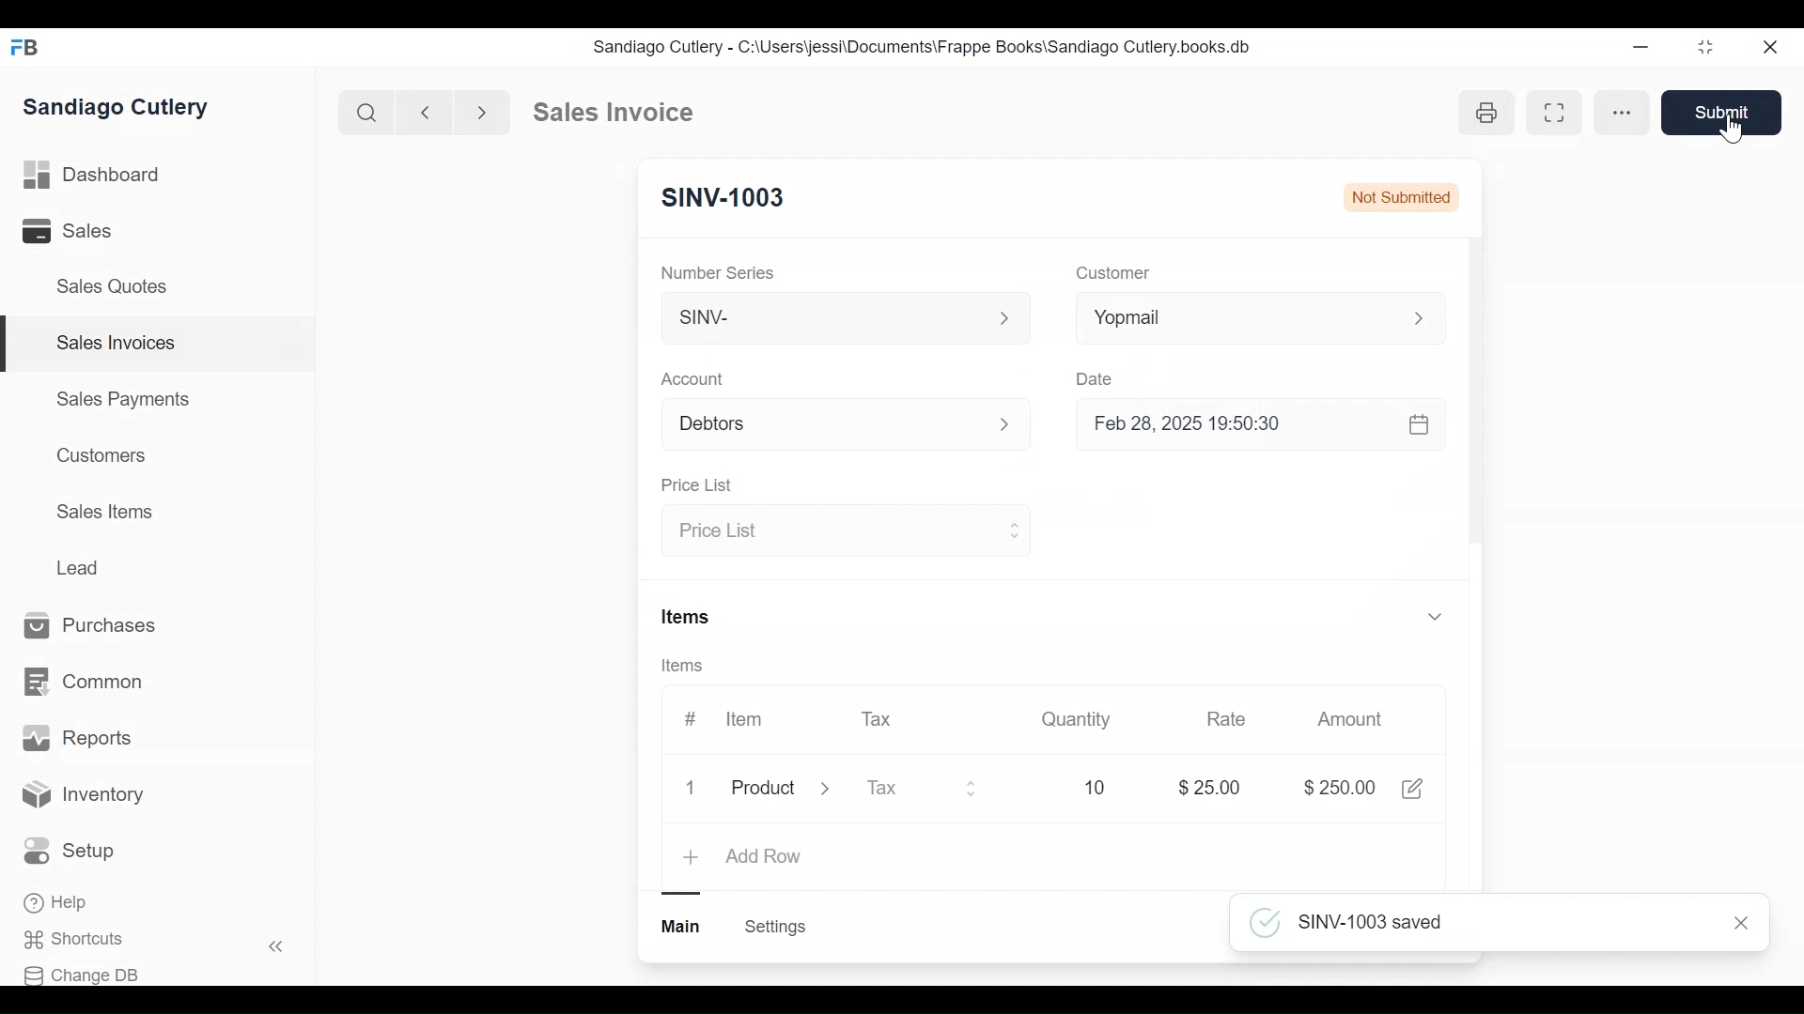 The width and height of the screenshot is (1804, 1014). What do you see at coordinates (77, 738) in the screenshot?
I see `Reports` at bounding box center [77, 738].